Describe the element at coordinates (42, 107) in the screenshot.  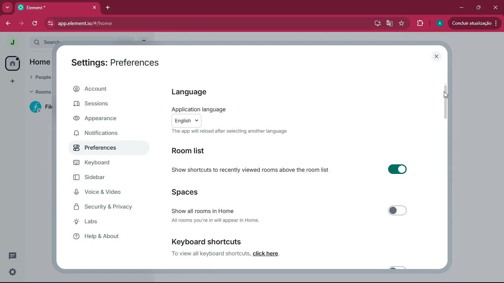
I see `file` at that location.